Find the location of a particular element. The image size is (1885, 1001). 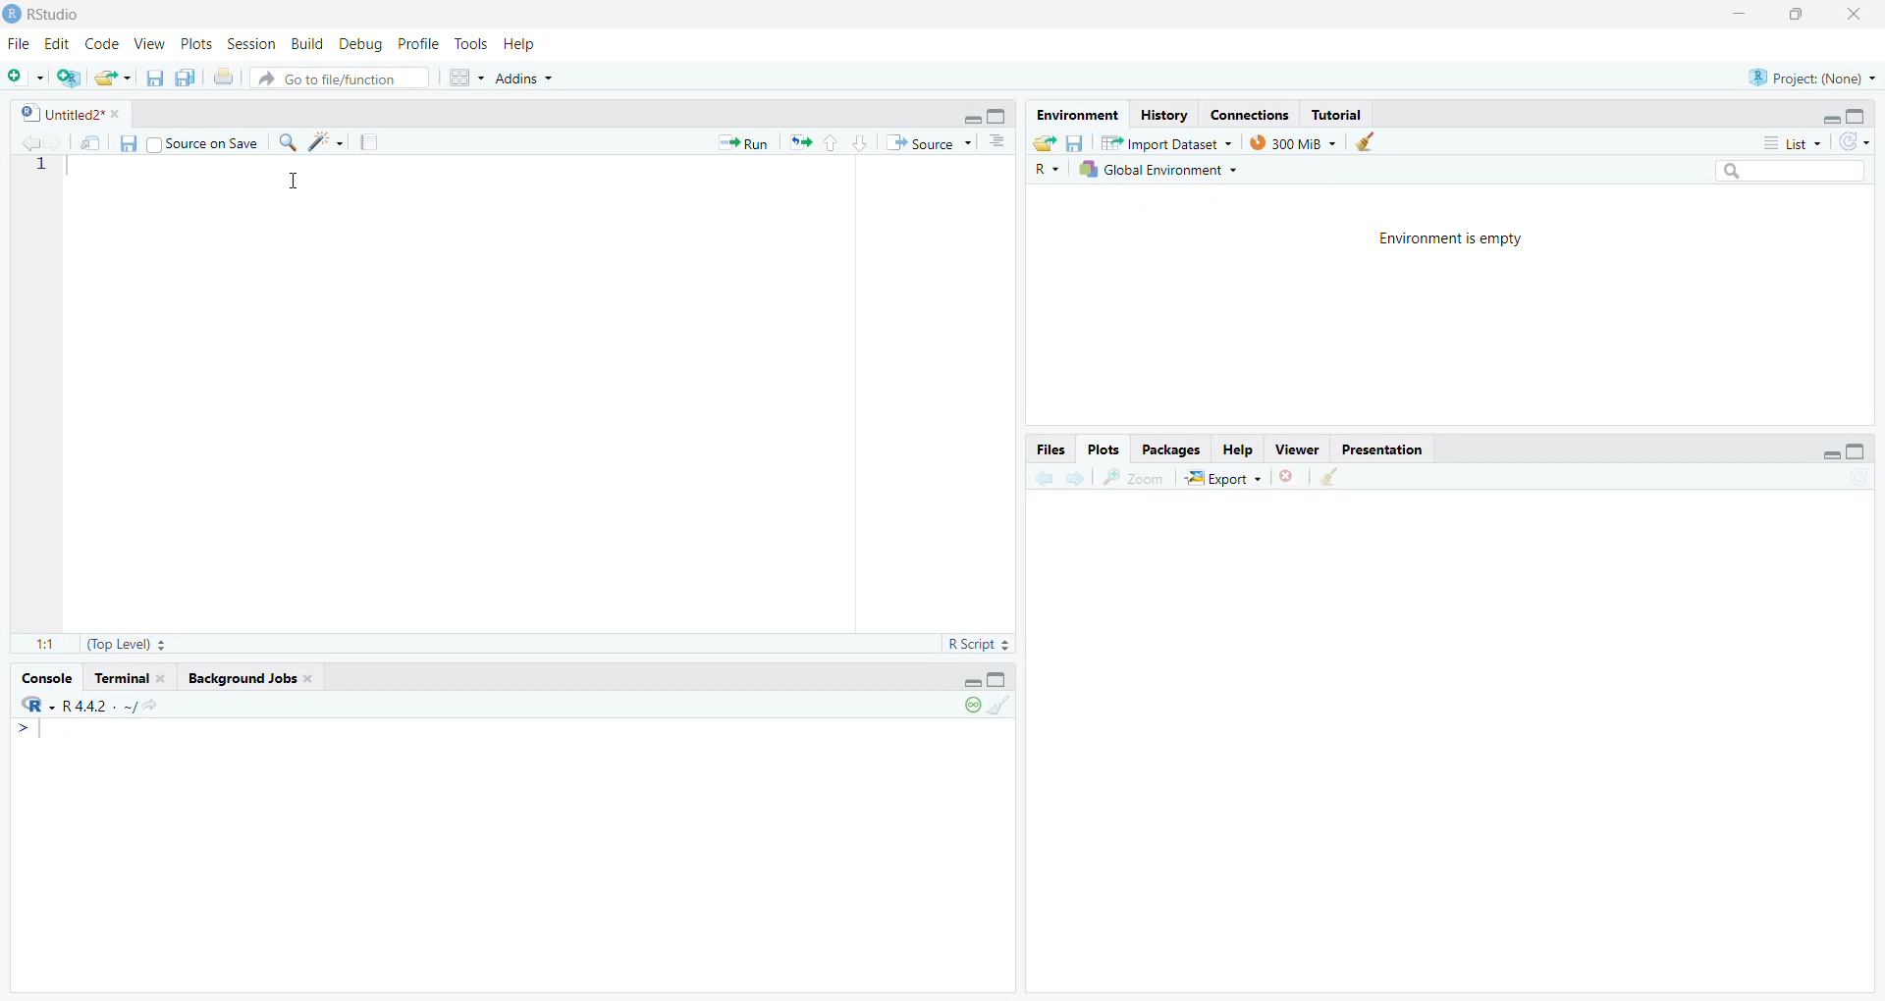

Eades is located at coordinates (1251, 111).